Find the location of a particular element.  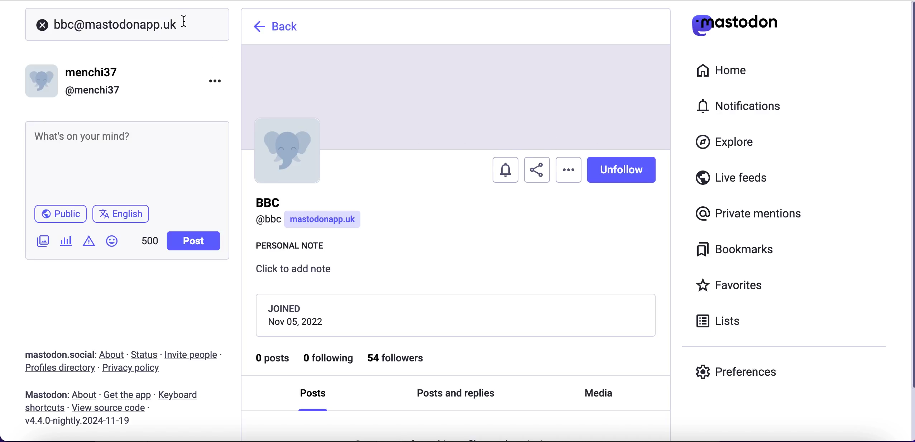

scroll bar is located at coordinates (910, 221).